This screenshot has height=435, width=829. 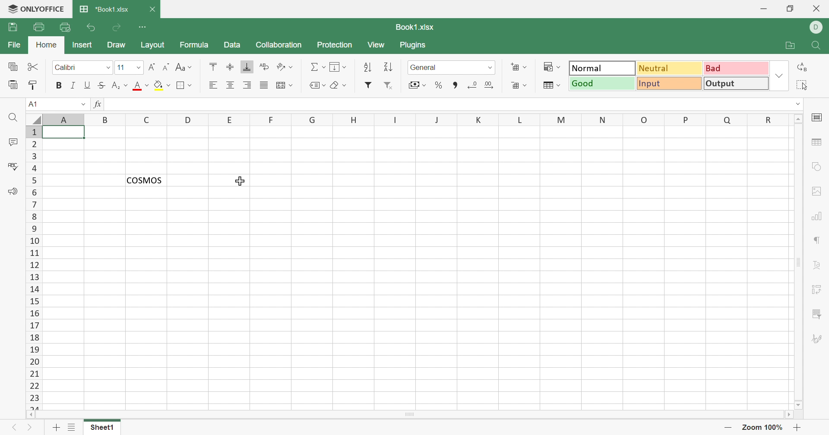 I want to click on COSMOS, so click(x=145, y=180).